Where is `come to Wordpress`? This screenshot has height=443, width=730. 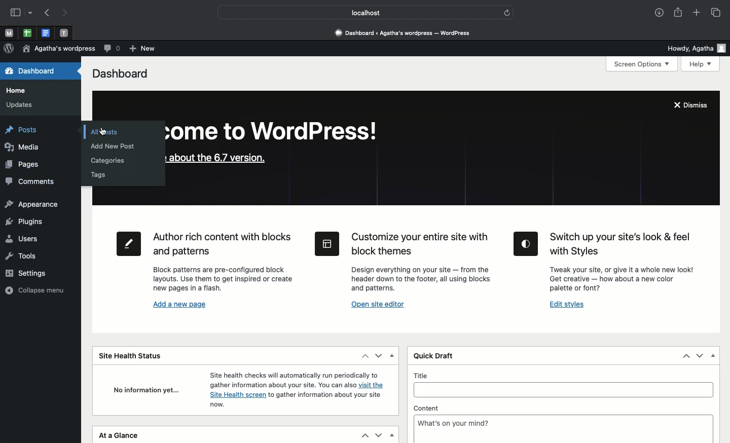 come to Wordpress is located at coordinates (279, 133).